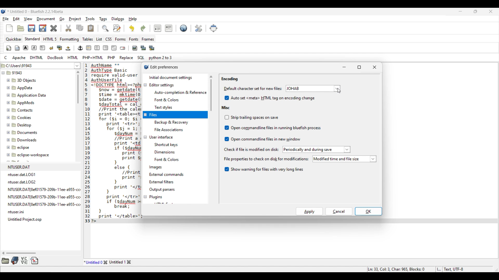 Image resolution: width=499 pixels, height=280 pixels. I want to click on Tools menu, so click(90, 19).